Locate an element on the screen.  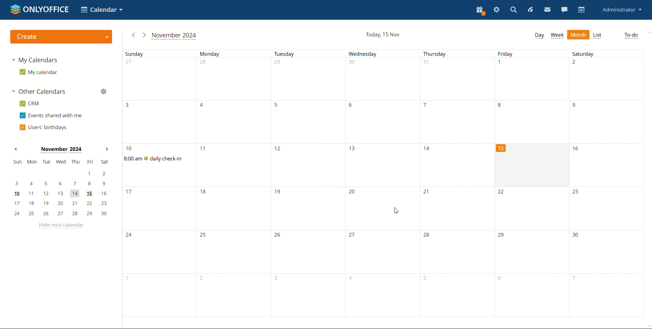
current month is located at coordinates (174, 35).